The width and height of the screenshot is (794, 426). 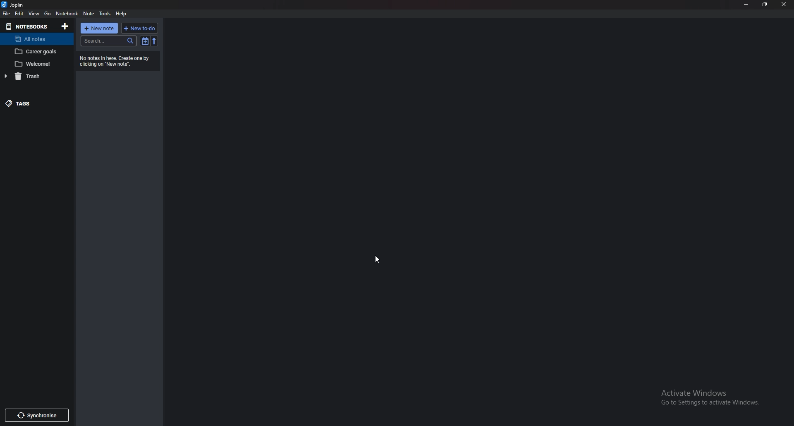 I want to click on close, so click(x=783, y=5).